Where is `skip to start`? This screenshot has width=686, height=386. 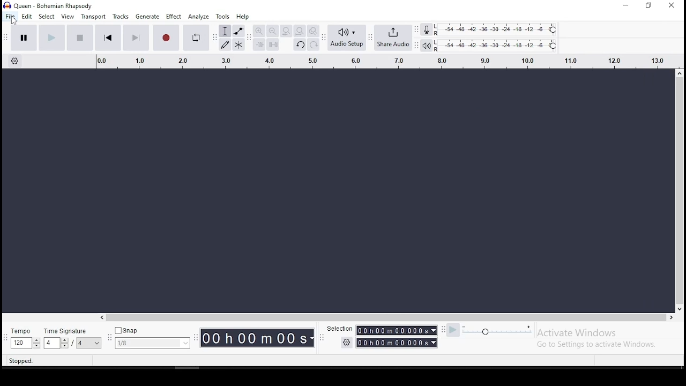 skip to start is located at coordinates (108, 39).